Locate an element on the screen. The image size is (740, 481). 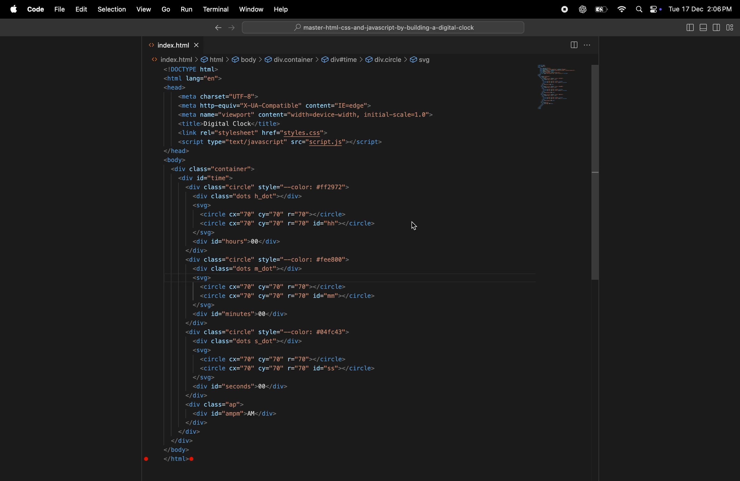
forward is located at coordinates (232, 29).